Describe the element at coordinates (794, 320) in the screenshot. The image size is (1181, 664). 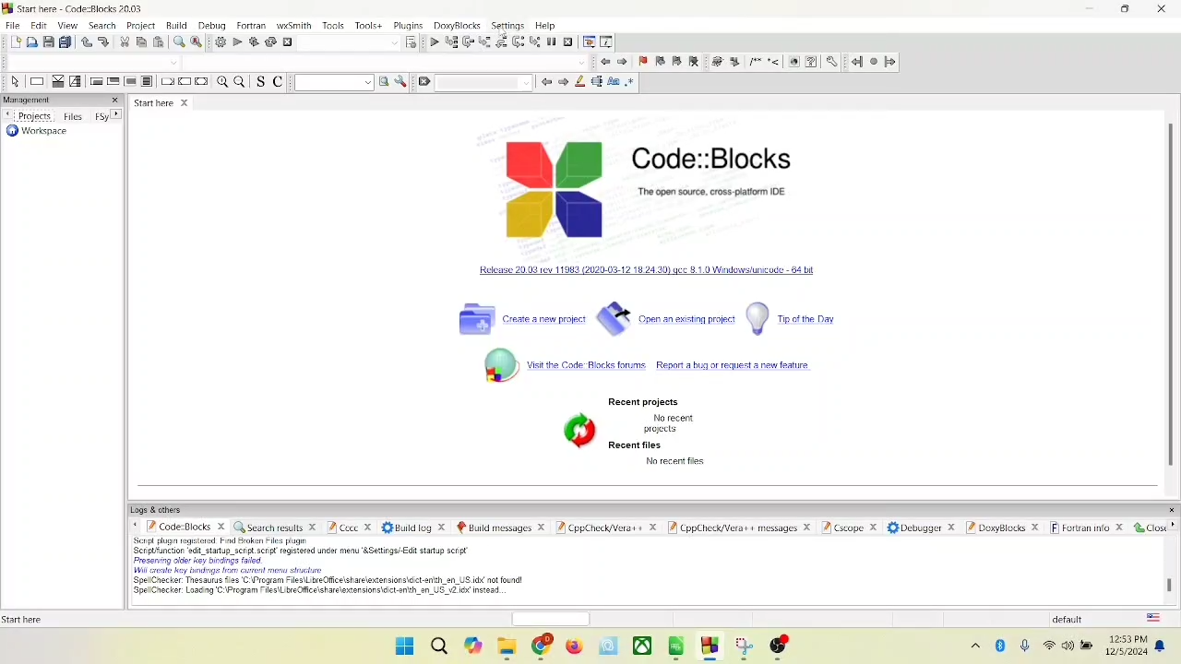
I see `tip of the day` at that location.